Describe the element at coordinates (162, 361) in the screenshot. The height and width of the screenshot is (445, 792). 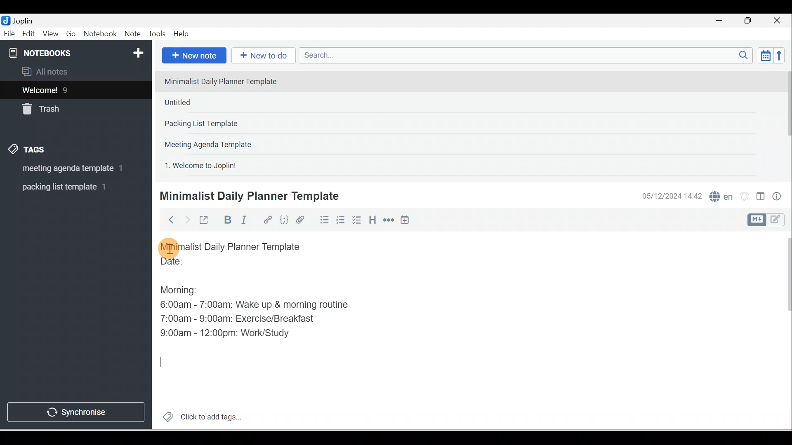
I see `Cursor` at that location.